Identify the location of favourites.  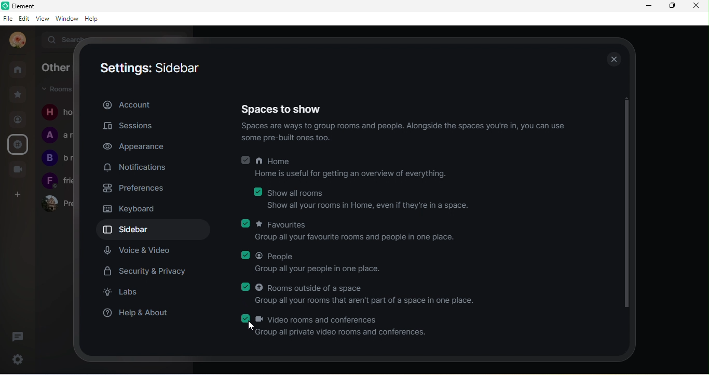
(351, 232).